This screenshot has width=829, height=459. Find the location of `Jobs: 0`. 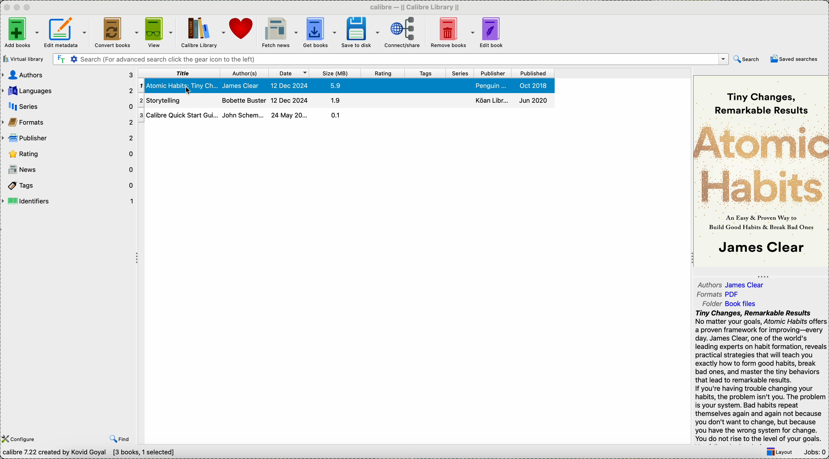

Jobs: 0 is located at coordinates (814, 453).